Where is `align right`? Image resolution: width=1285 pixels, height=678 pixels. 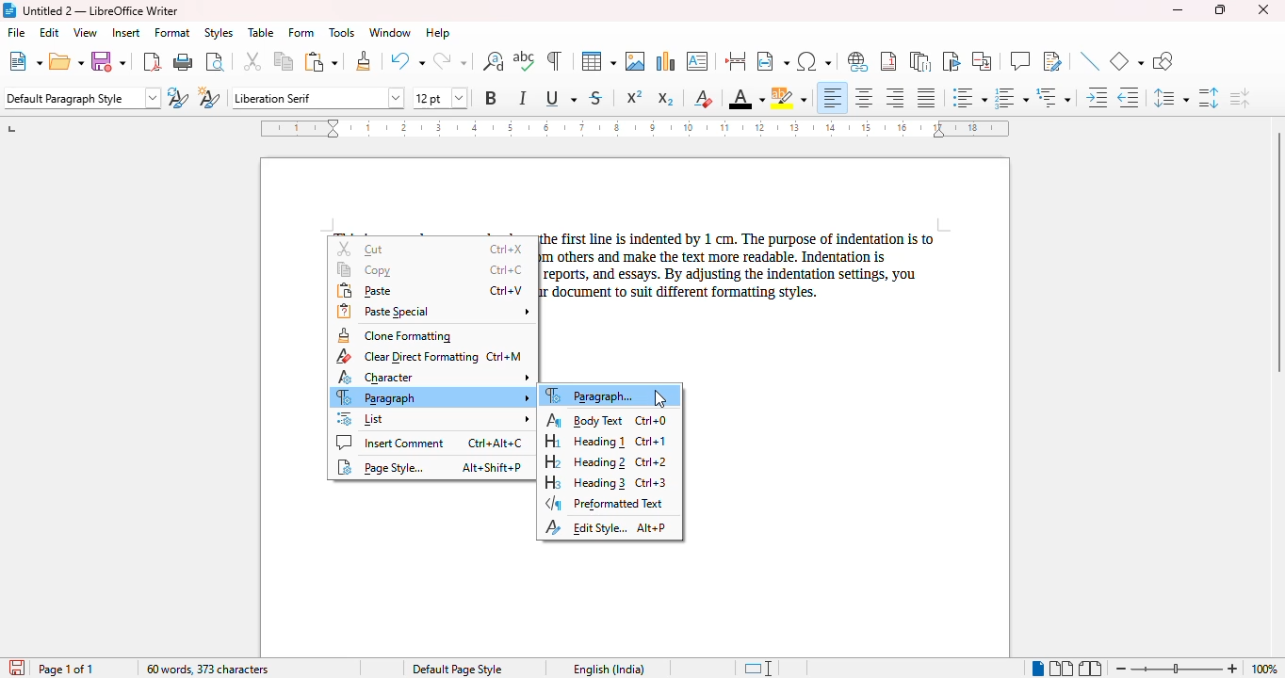 align right is located at coordinates (894, 97).